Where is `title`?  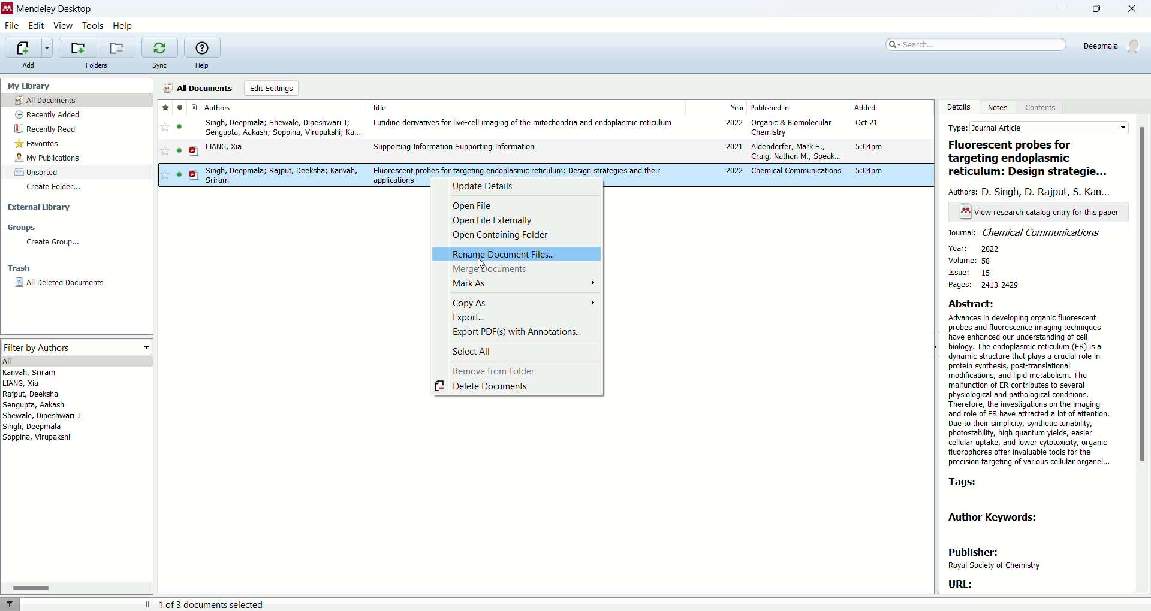 title is located at coordinates (523, 105).